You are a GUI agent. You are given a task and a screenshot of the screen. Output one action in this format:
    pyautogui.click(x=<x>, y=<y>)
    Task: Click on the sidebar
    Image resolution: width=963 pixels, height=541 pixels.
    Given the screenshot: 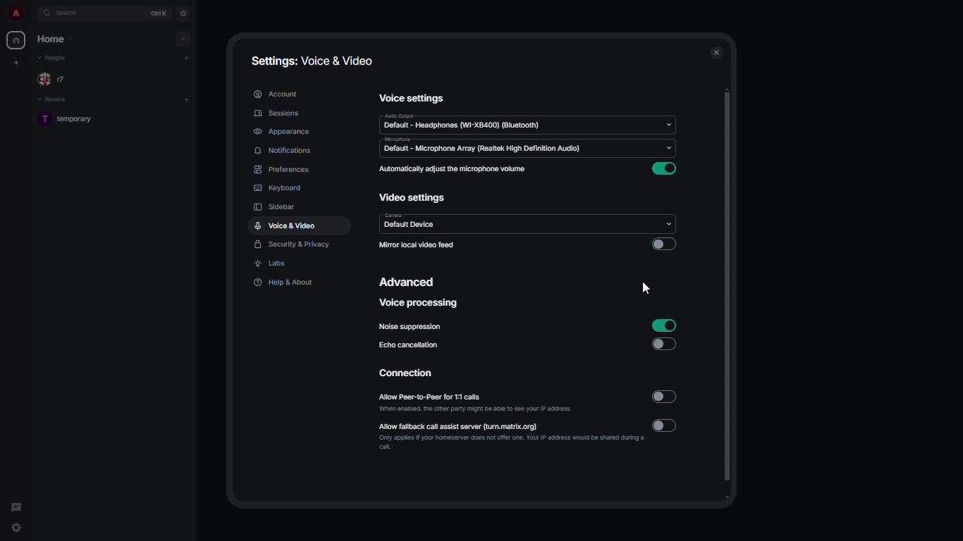 What is the action you would take?
    pyautogui.click(x=274, y=208)
    